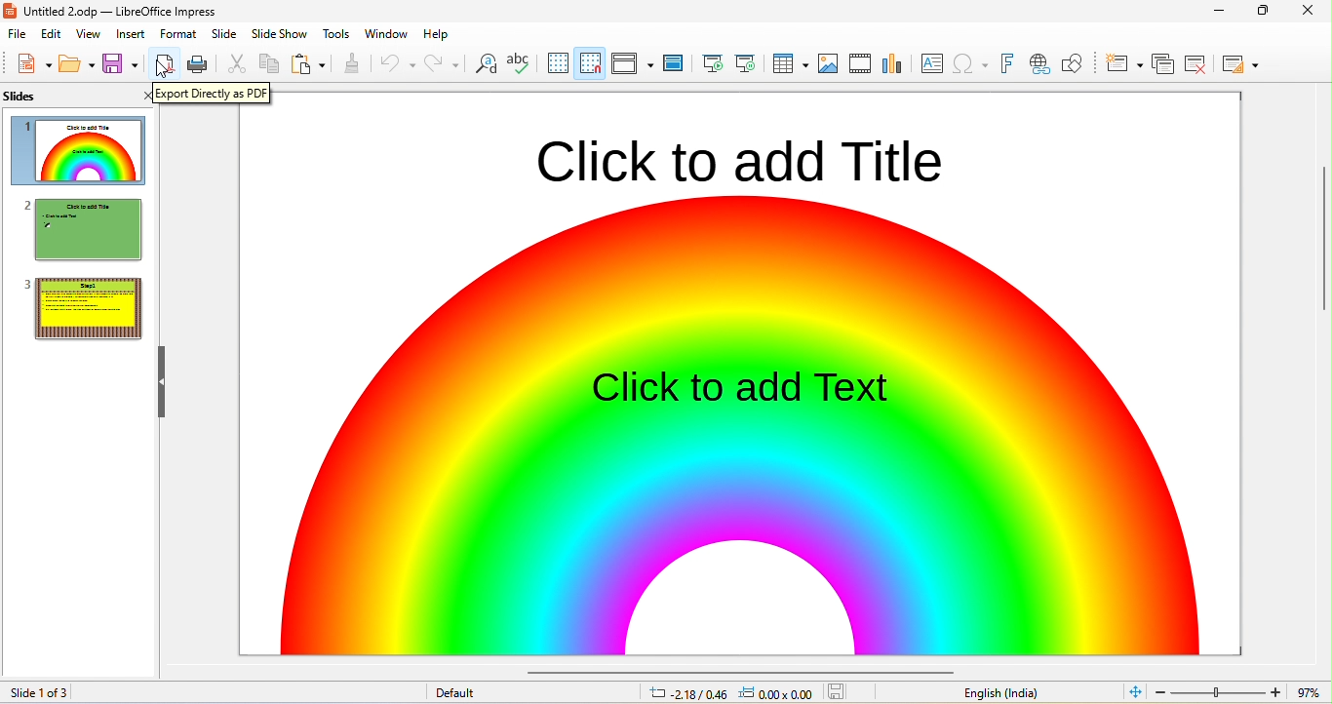 The width and height of the screenshot is (1332, 704). Describe the element at coordinates (1241, 690) in the screenshot. I see `zoom` at that location.